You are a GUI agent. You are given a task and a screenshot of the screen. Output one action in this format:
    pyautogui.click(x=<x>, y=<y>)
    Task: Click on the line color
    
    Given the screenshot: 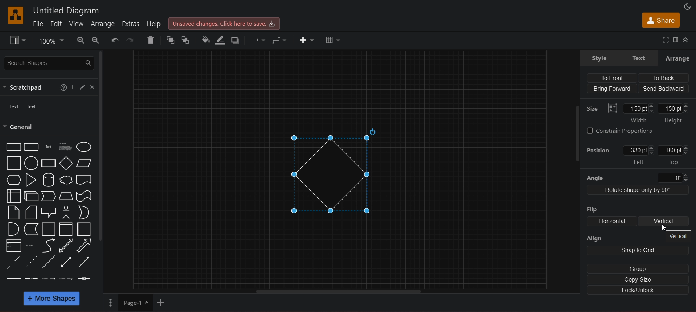 What is the action you would take?
    pyautogui.click(x=220, y=40)
    